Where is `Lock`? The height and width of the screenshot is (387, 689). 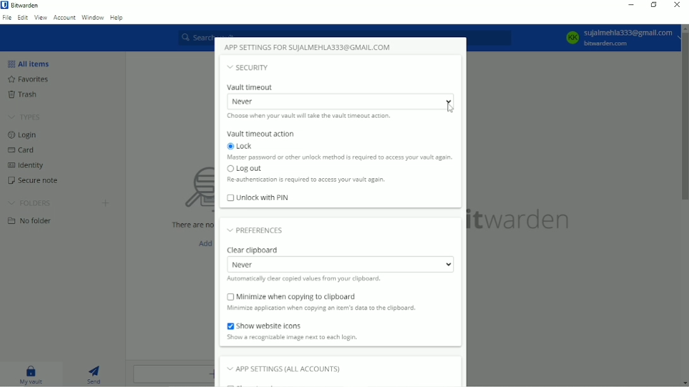
Lock is located at coordinates (238, 146).